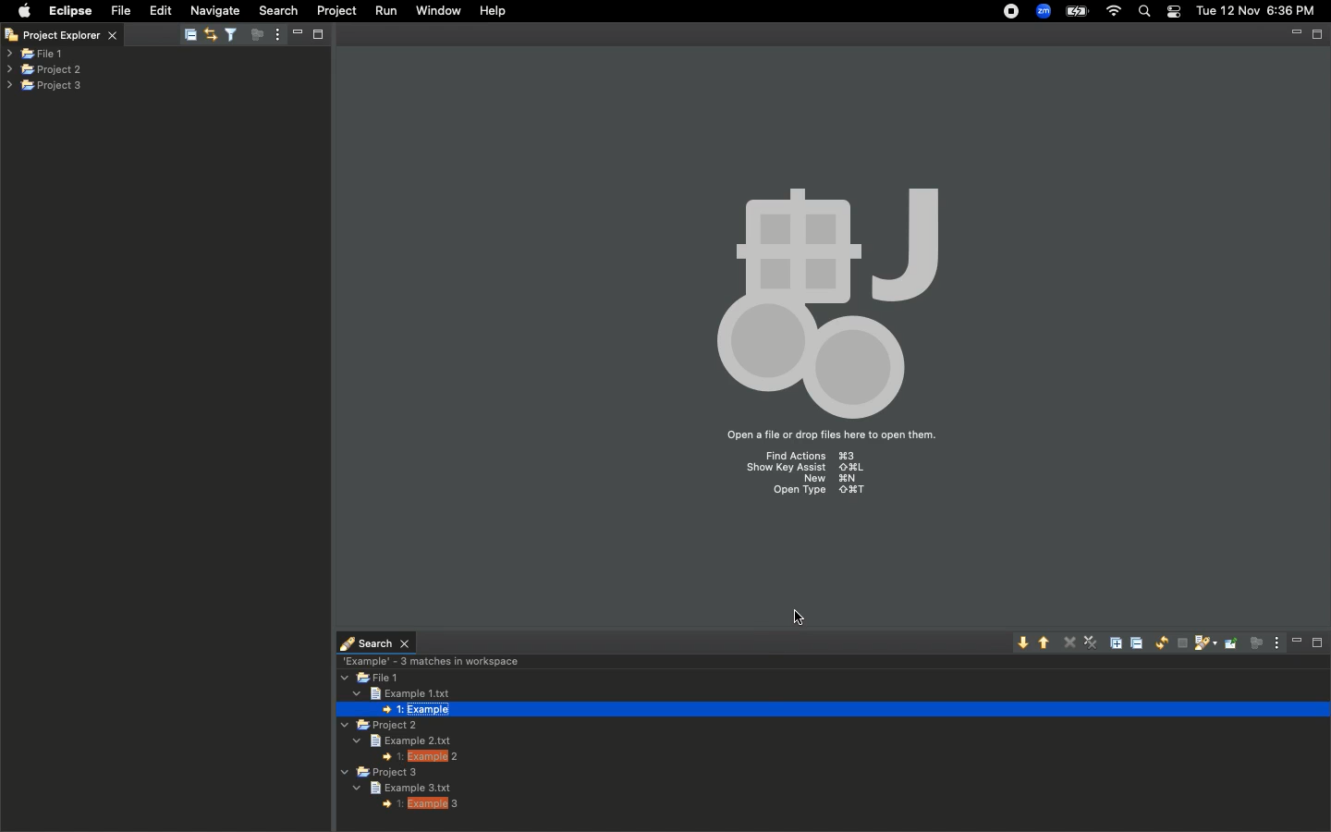  Describe the element at coordinates (1044, 11) in the screenshot. I see `Zoom` at that location.